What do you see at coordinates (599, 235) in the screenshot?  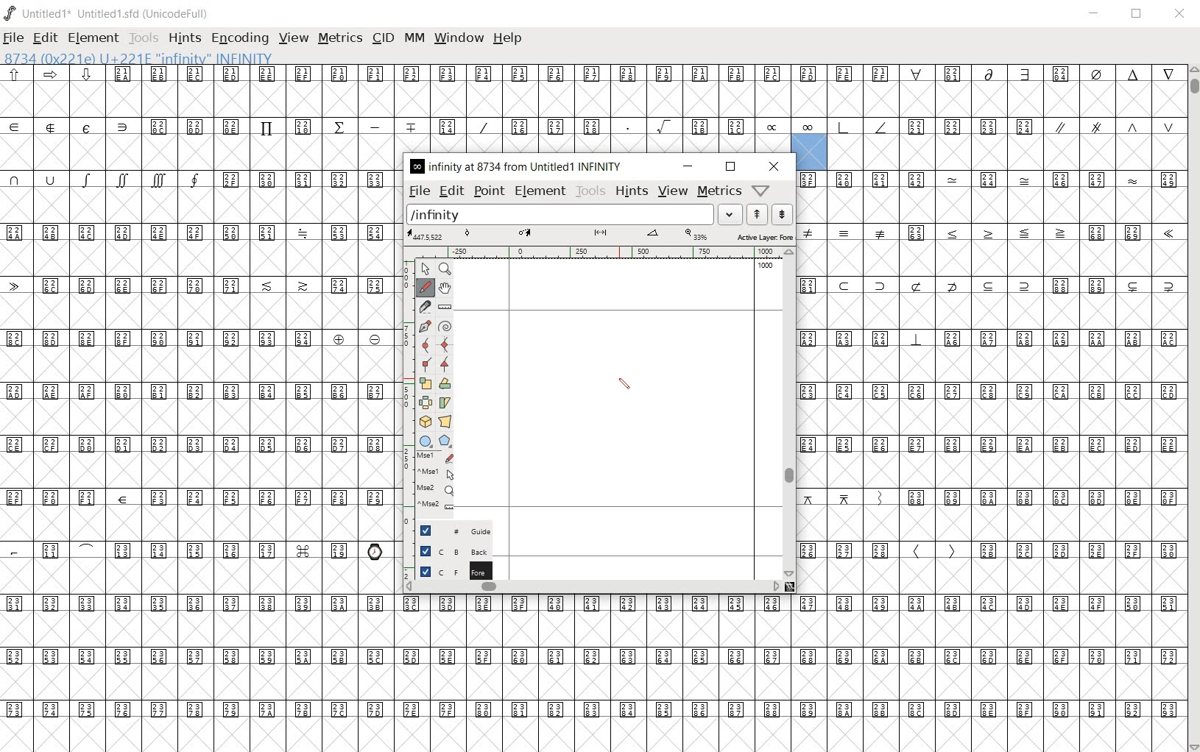 I see `active layer: fore` at bounding box center [599, 235].